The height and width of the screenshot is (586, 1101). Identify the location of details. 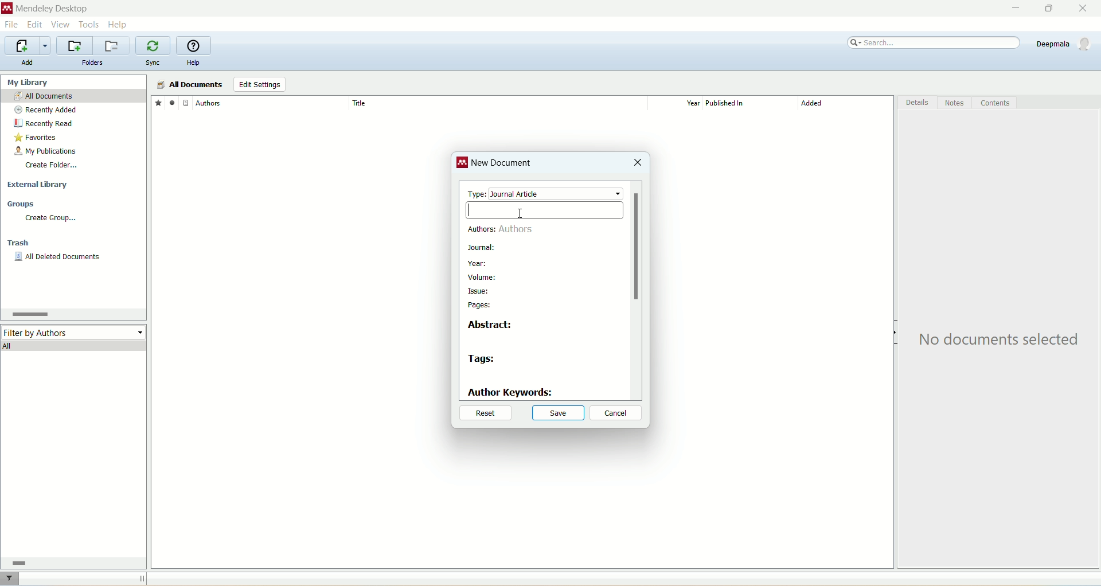
(918, 104).